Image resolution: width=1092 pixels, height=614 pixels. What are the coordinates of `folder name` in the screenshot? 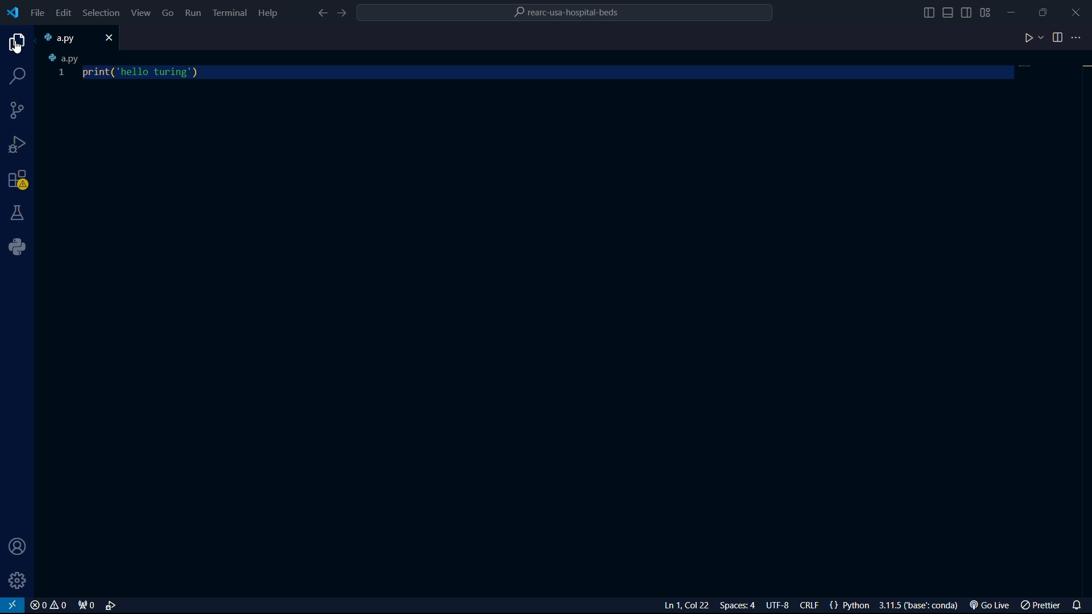 It's located at (566, 14).